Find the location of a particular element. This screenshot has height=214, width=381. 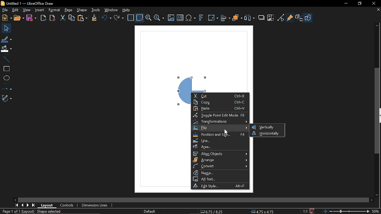

Toggle Point Edit Mode  F8 is located at coordinates (219, 115).